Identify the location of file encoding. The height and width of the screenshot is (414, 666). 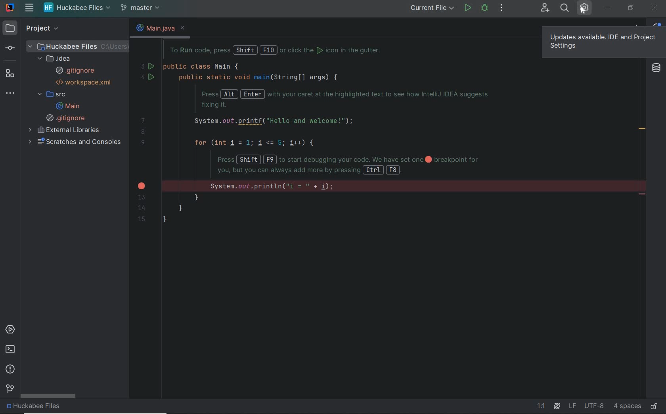
(594, 406).